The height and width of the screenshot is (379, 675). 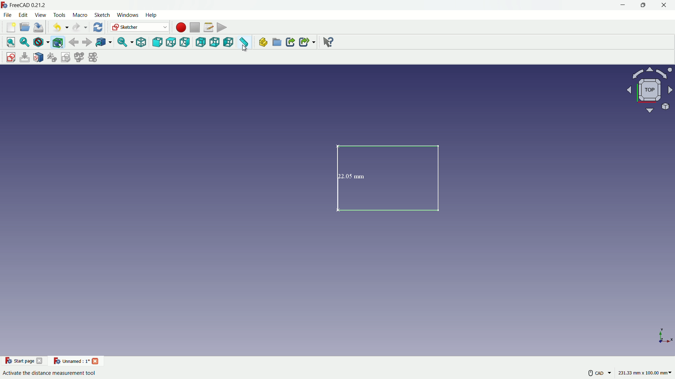 I want to click on placement axes, so click(x=664, y=335).